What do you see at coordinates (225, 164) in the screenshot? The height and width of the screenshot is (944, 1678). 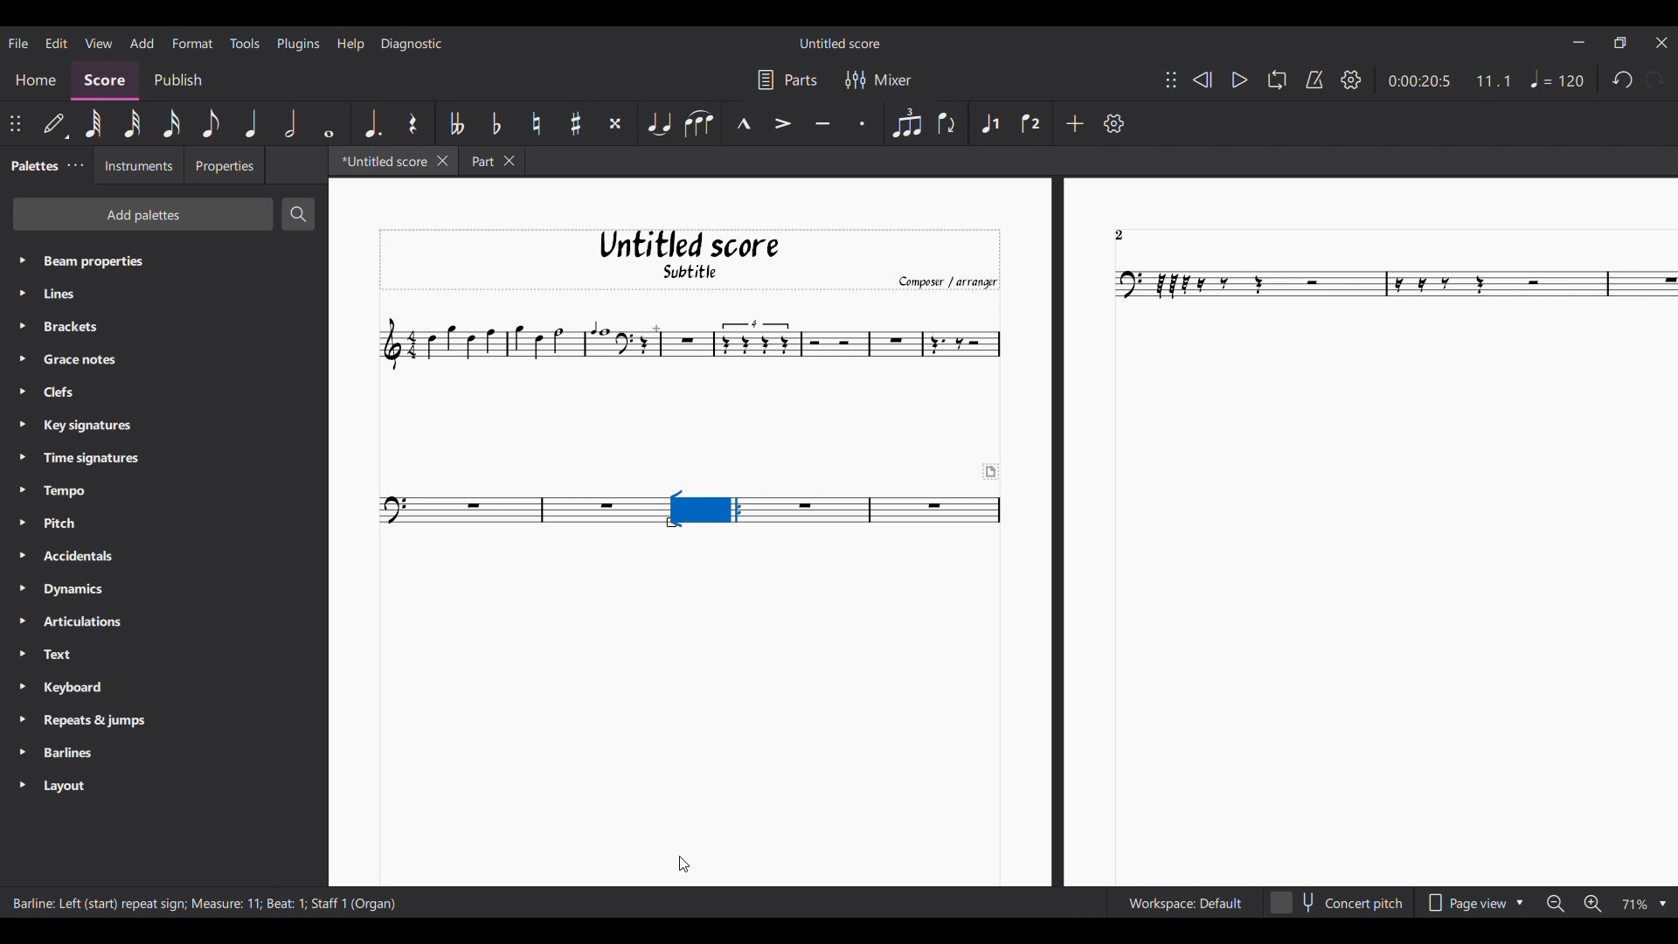 I see `Properties tab` at bounding box center [225, 164].